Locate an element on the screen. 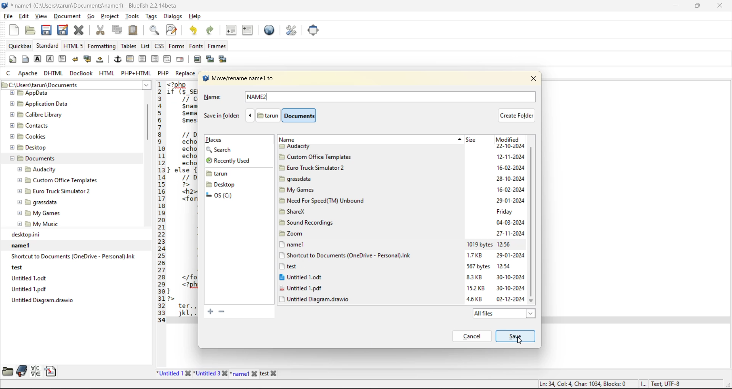  file browser is located at coordinates (8, 370).